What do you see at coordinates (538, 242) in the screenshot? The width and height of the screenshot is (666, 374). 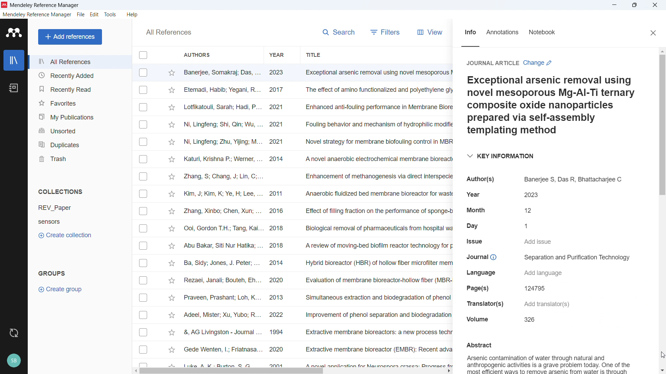 I see `add issue` at bounding box center [538, 242].